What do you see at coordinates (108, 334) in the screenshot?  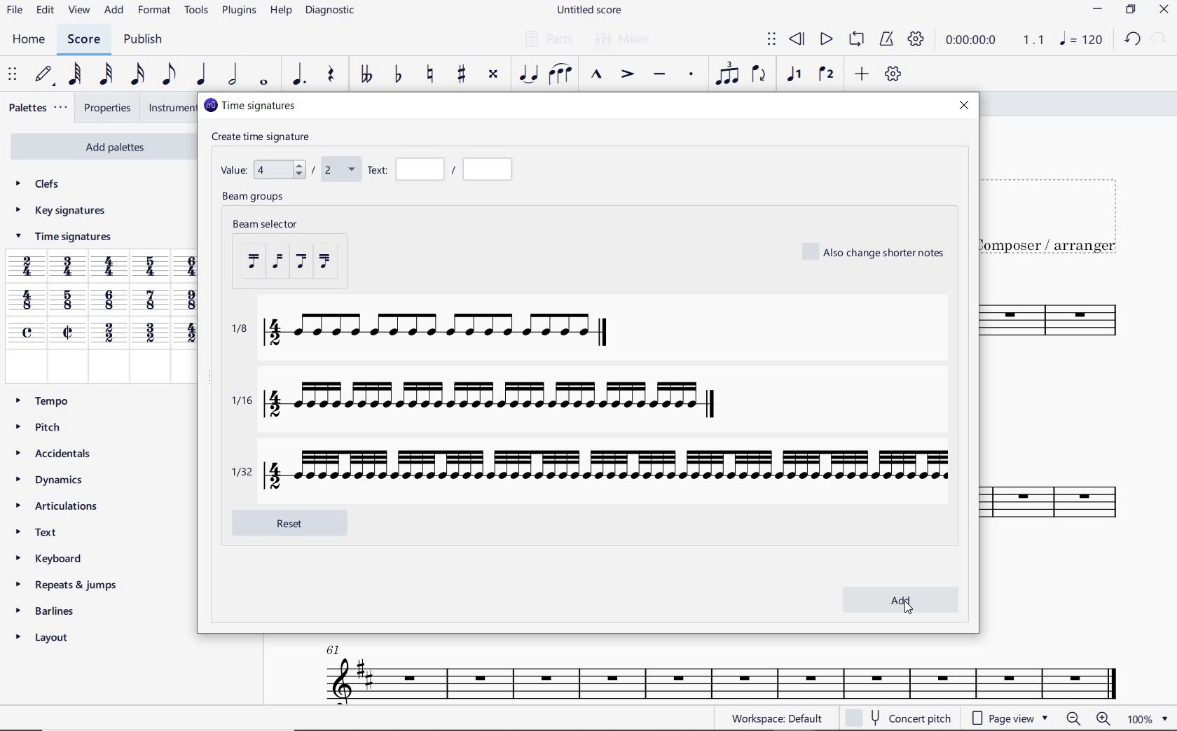 I see `2/2` at bounding box center [108, 334].